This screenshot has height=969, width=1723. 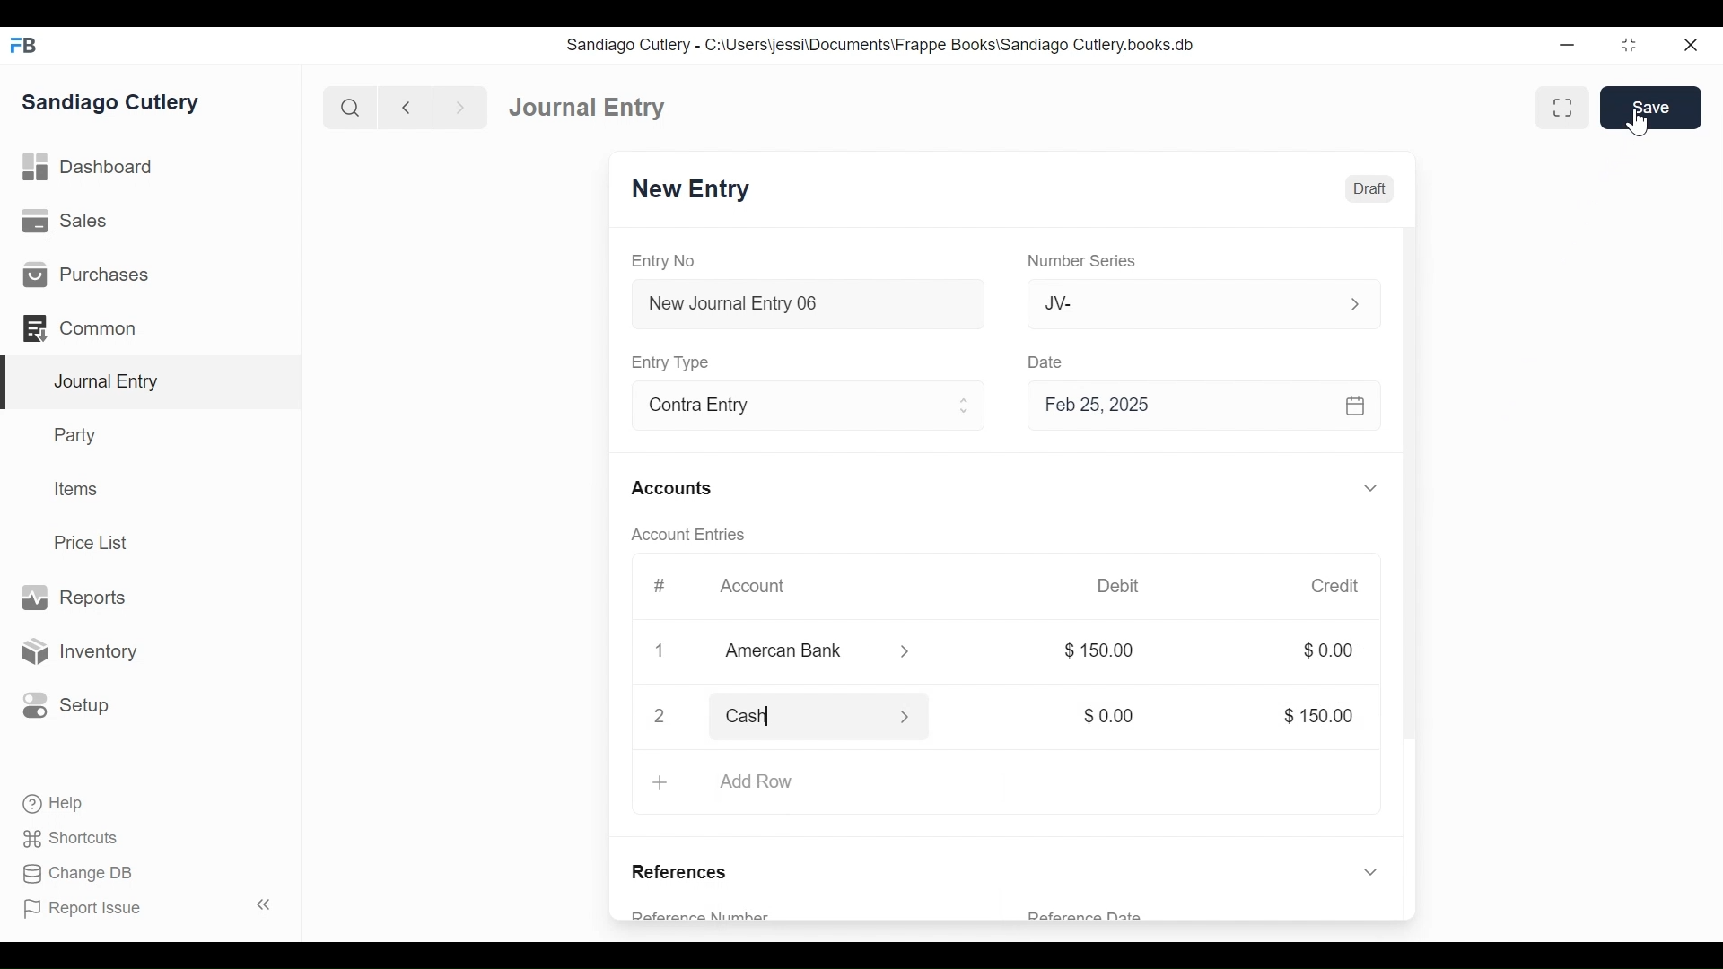 What do you see at coordinates (908, 652) in the screenshot?
I see `Expand` at bounding box center [908, 652].